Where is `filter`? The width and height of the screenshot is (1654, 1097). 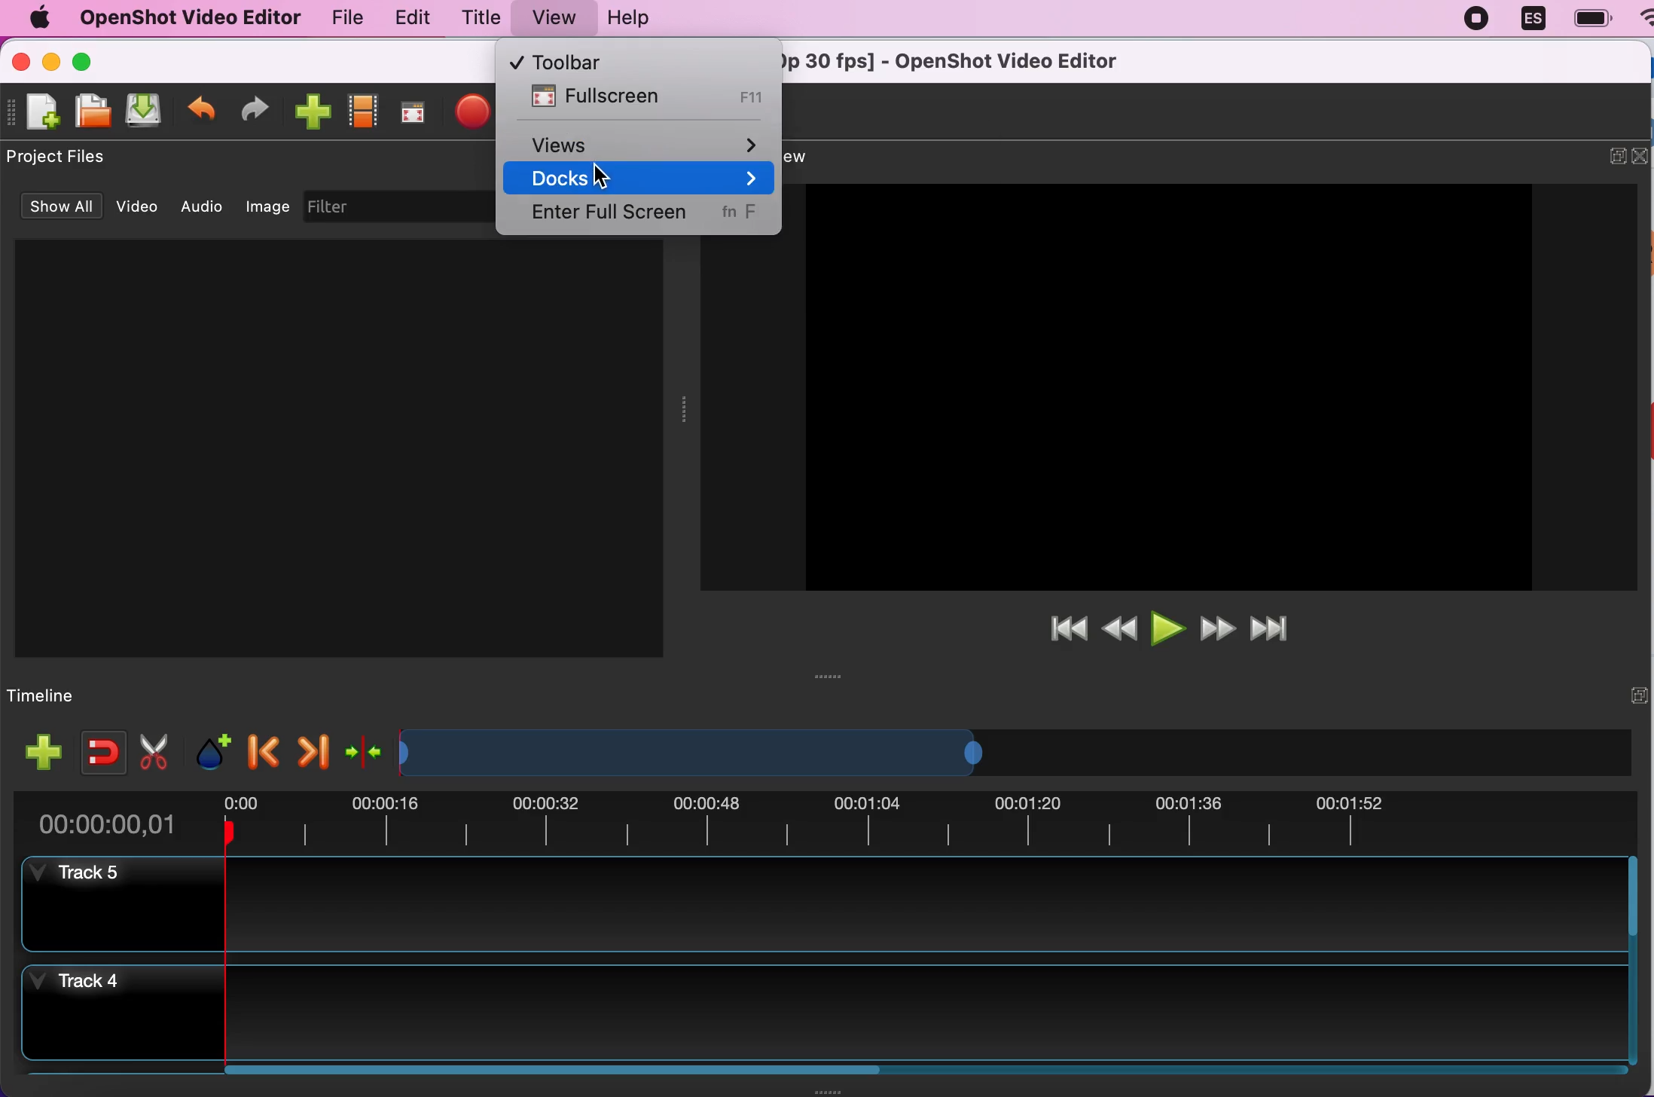 filter is located at coordinates (397, 207).